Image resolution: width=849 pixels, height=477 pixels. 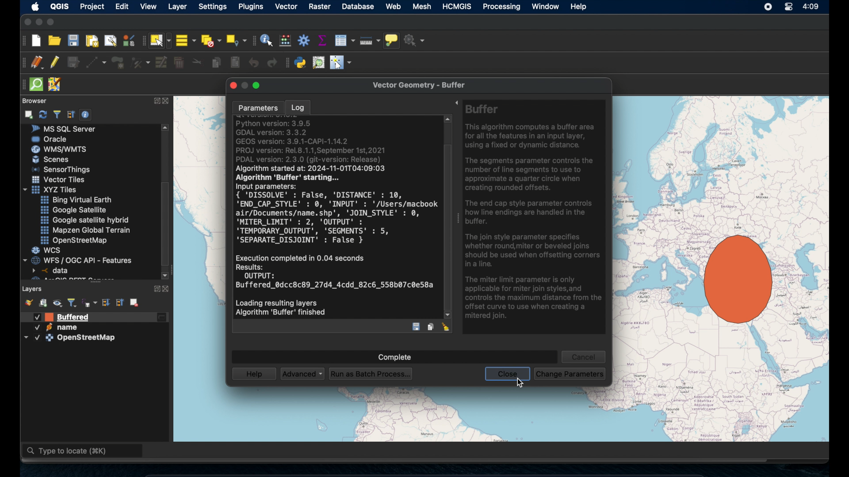 I want to click on measure line, so click(x=369, y=41).